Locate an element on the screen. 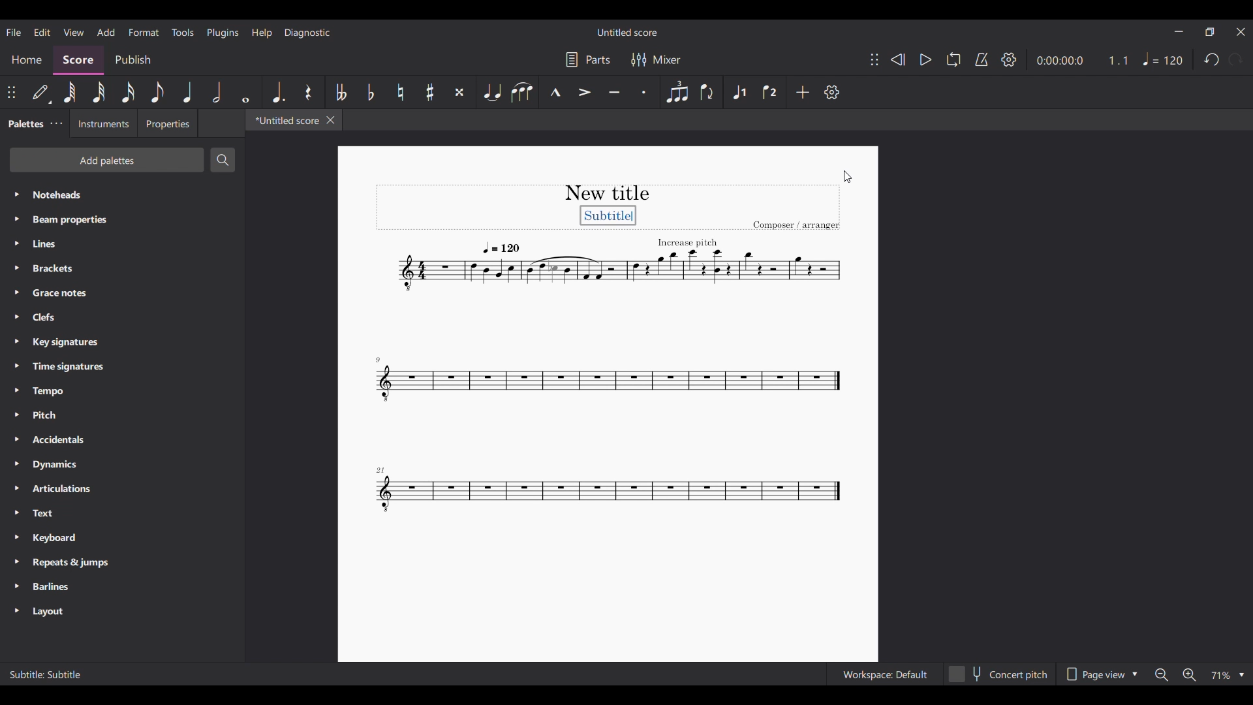 The image size is (1253, 705). Beam properties is located at coordinates (121, 219).